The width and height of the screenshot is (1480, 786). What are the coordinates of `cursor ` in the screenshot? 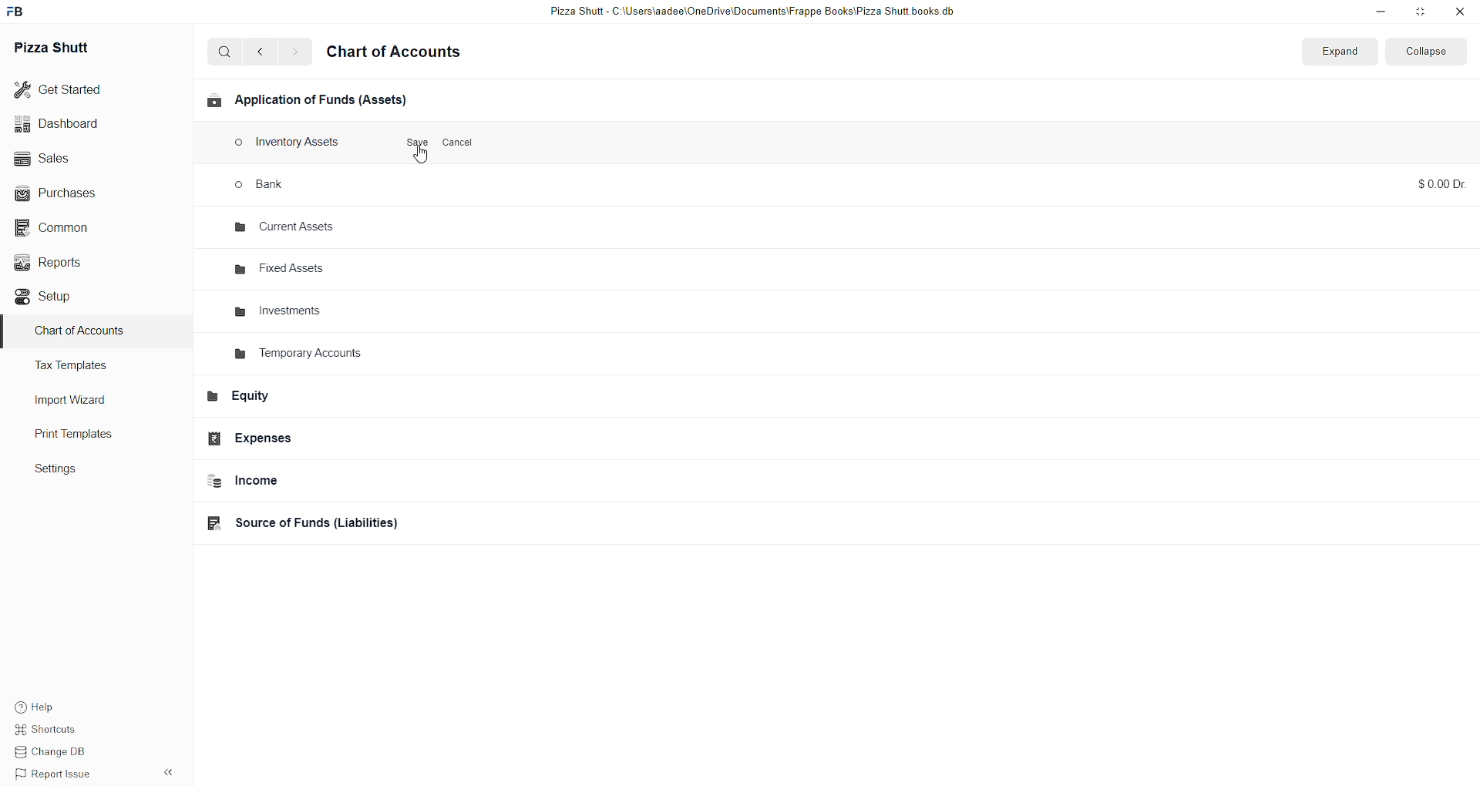 It's located at (419, 156).